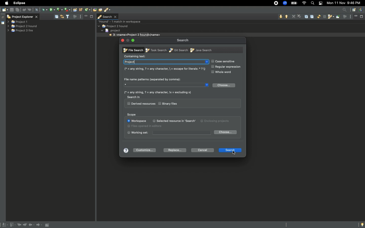 This screenshot has height=228, width=365. What do you see at coordinates (166, 62) in the screenshot?
I see `Project` at bounding box center [166, 62].